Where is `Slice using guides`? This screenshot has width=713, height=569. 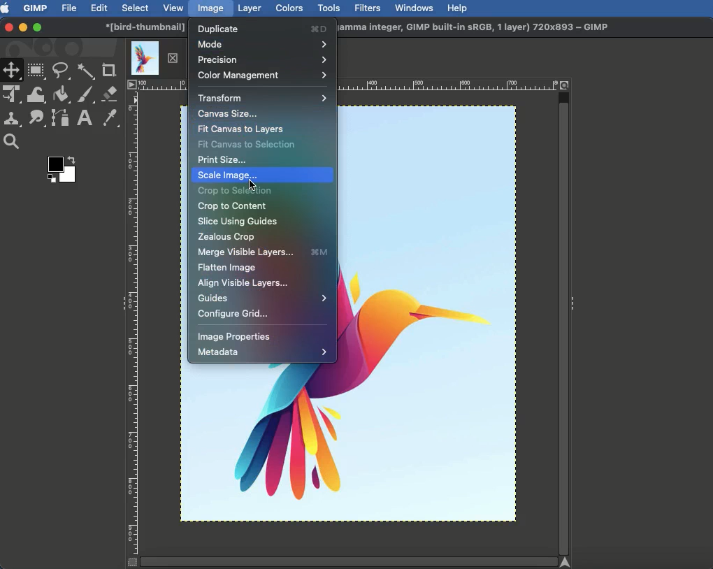 Slice using guides is located at coordinates (240, 222).